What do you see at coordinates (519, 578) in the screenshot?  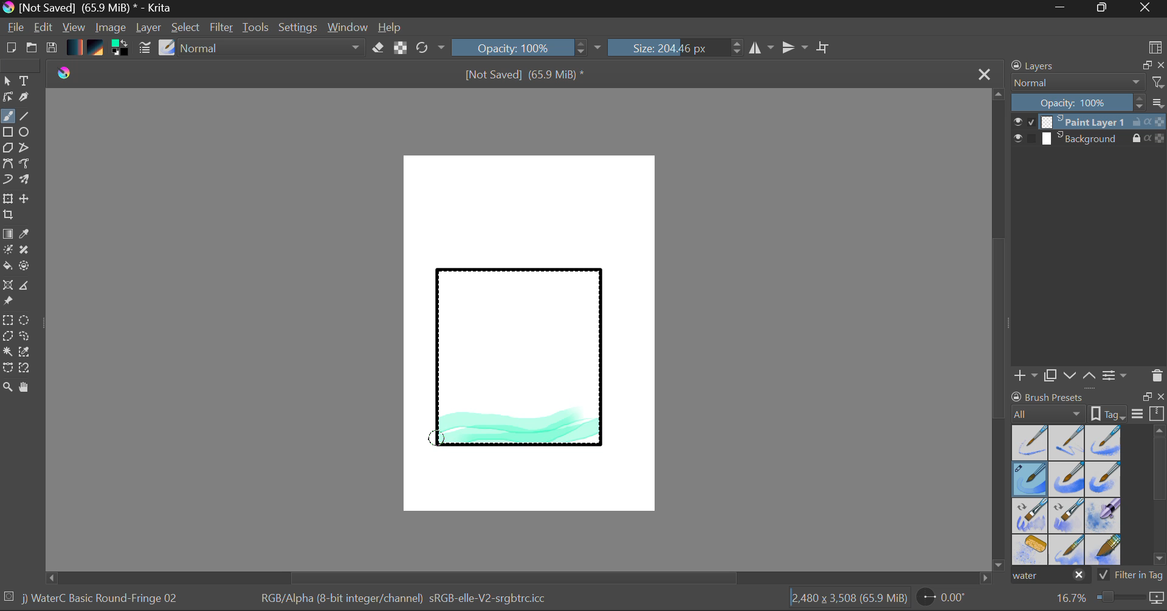 I see `Scroll Bar` at bounding box center [519, 578].